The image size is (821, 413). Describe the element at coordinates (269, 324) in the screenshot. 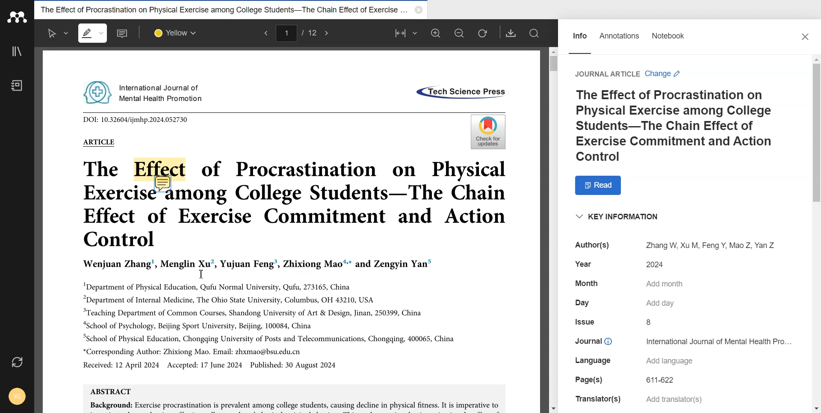

I see `"Department of Physical Education, Qufu Normal University, Qufu, 273165, China

“Department of Internal Medicine, The Ohio State University, Columbus, OH 43210, USA

“Teaching Department of Common Courses, Shandong University of Art & Design, Jinan, 250399, China

“School of Psychology, Beijing Sport University, Beijing, 100084, China

“School of Physical Education, Chongqing University of Posts and Telecommunications, Chongqing, 400065, China
*Corresponding Author: Zhixiong Mao. Email: zhxmao@bsu.edu.cn

Received: 12 April 2024 Accepted: 17 June 2024 Published: 30 August 2024` at that location.